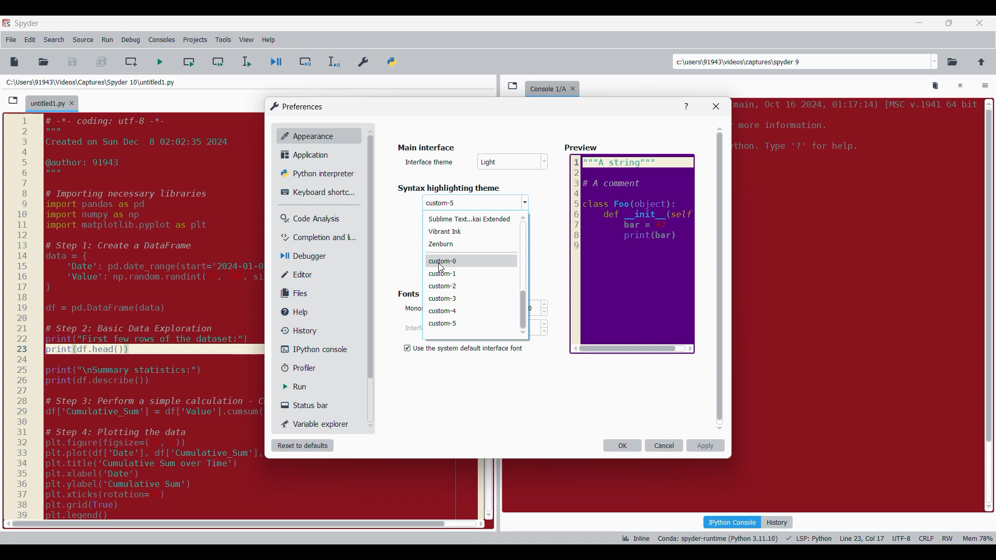 The height and width of the screenshot is (560, 996). What do you see at coordinates (14, 62) in the screenshot?
I see `New file` at bounding box center [14, 62].